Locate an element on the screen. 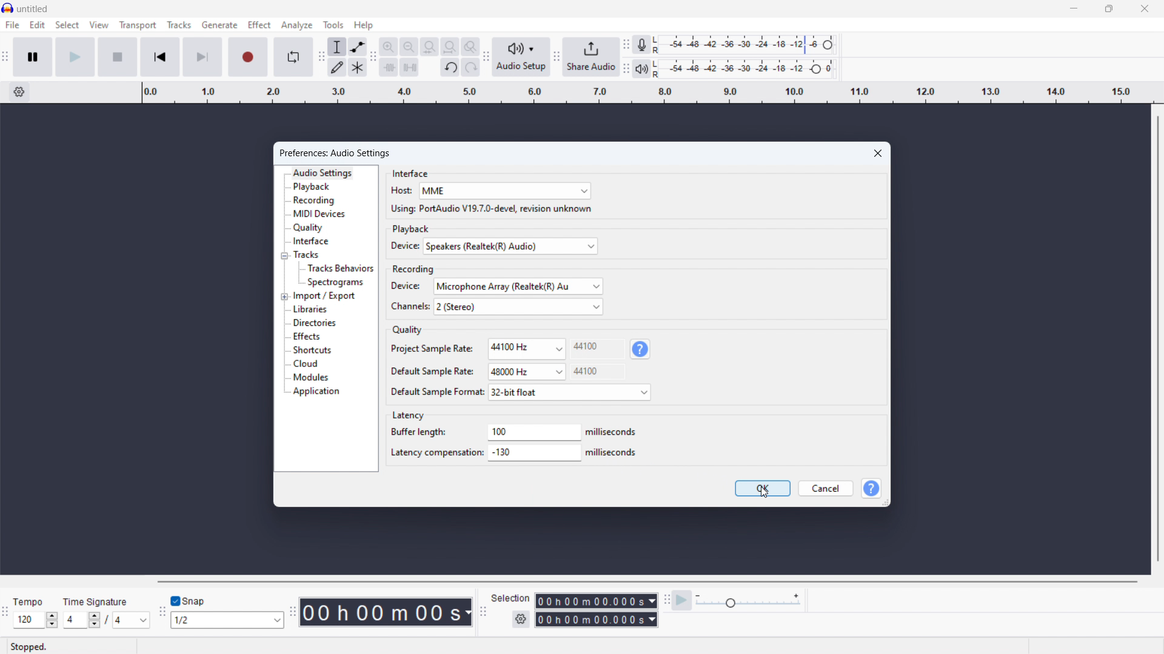 This screenshot has width=1164, height=654. undo is located at coordinates (450, 68).